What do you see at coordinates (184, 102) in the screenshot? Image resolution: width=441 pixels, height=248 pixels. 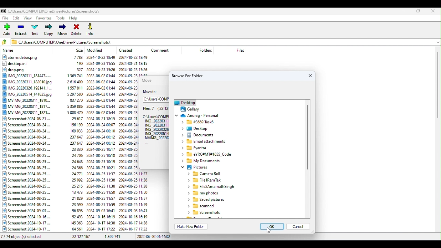 I see `Desktop` at bounding box center [184, 102].